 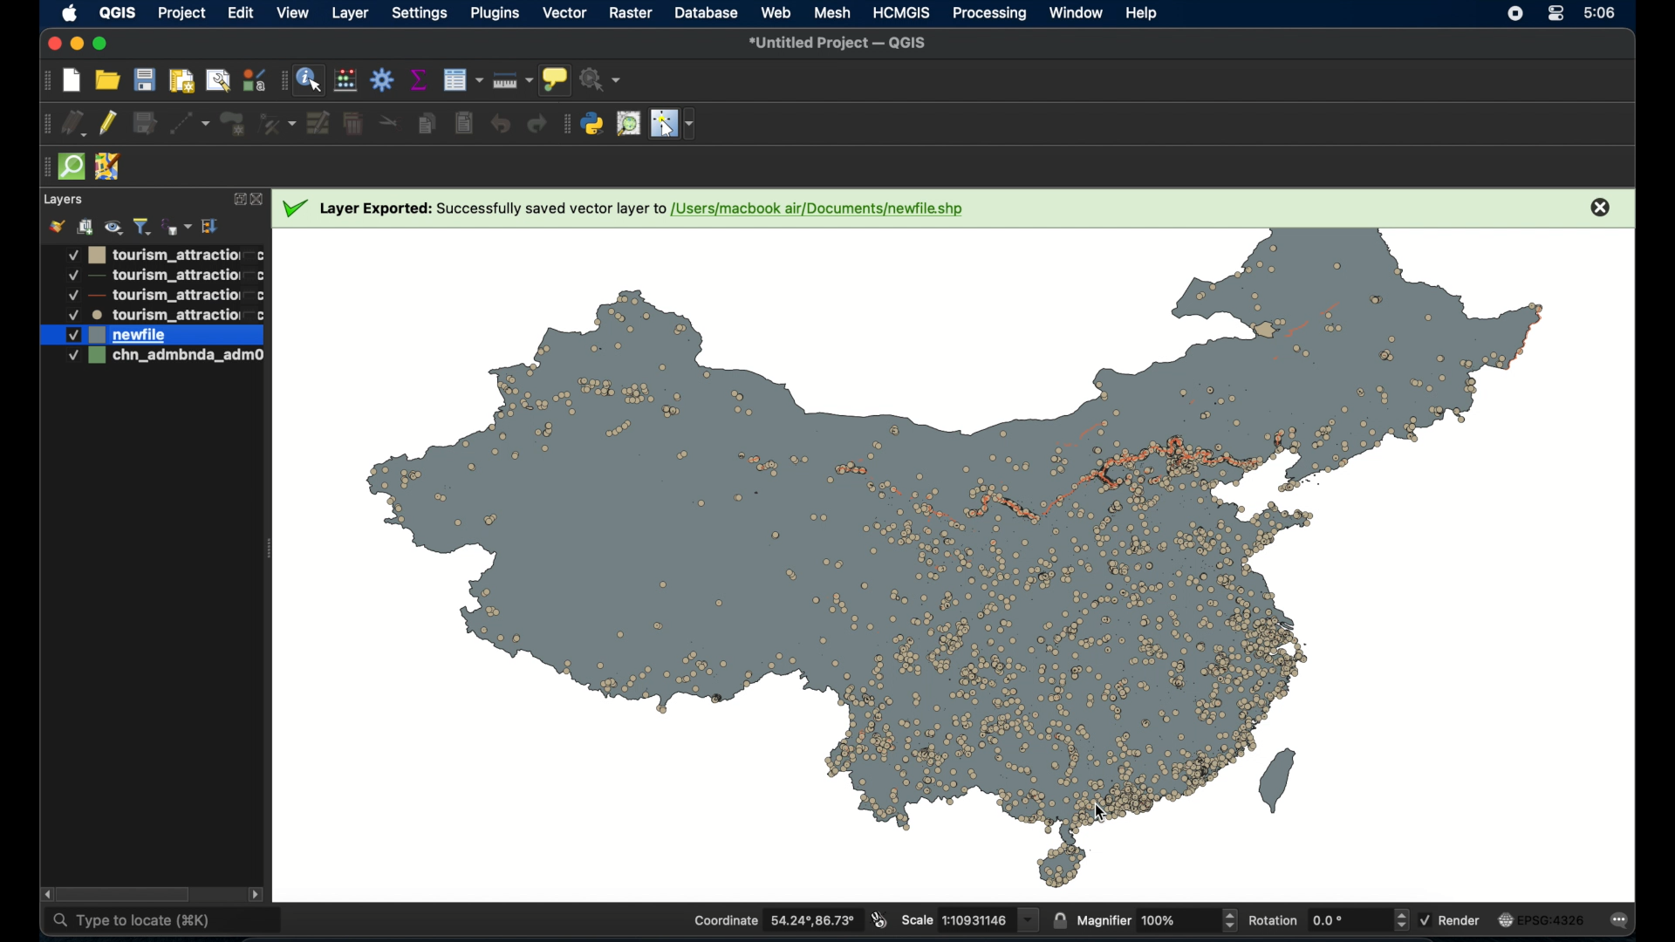 What do you see at coordinates (535, 124) in the screenshot?
I see `redo` at bounding box center [535, 124].